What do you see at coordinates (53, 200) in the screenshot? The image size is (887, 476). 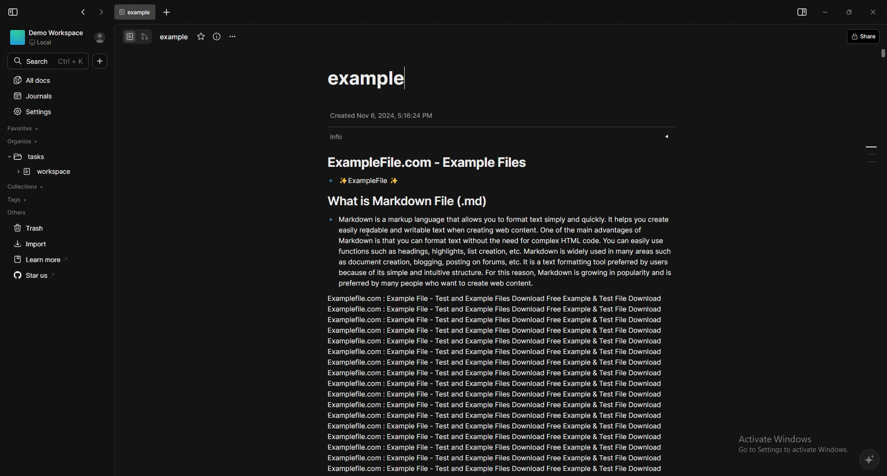 I see `tags` at bounding box center [53, 200].